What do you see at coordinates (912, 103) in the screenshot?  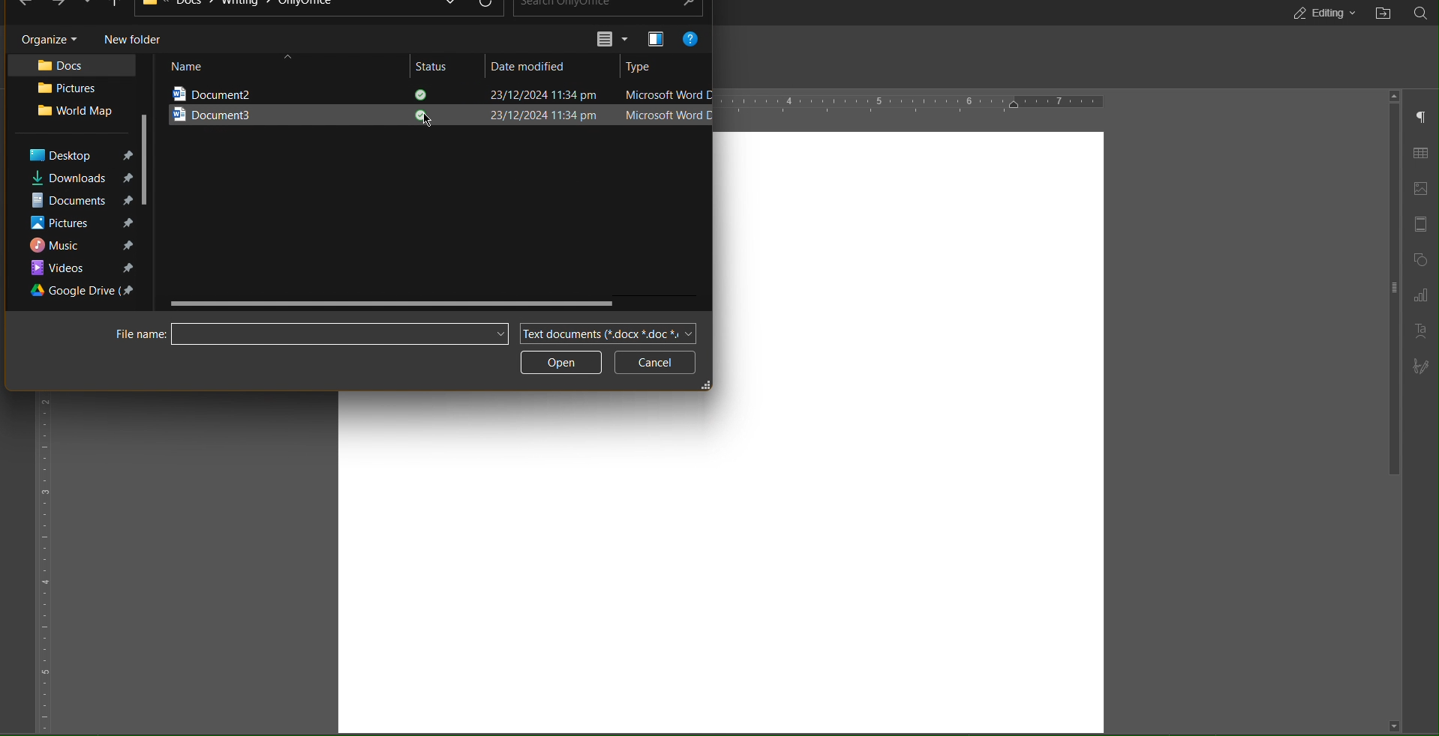 I see `Horizontal Ruler` at bounding box center [912, 103].